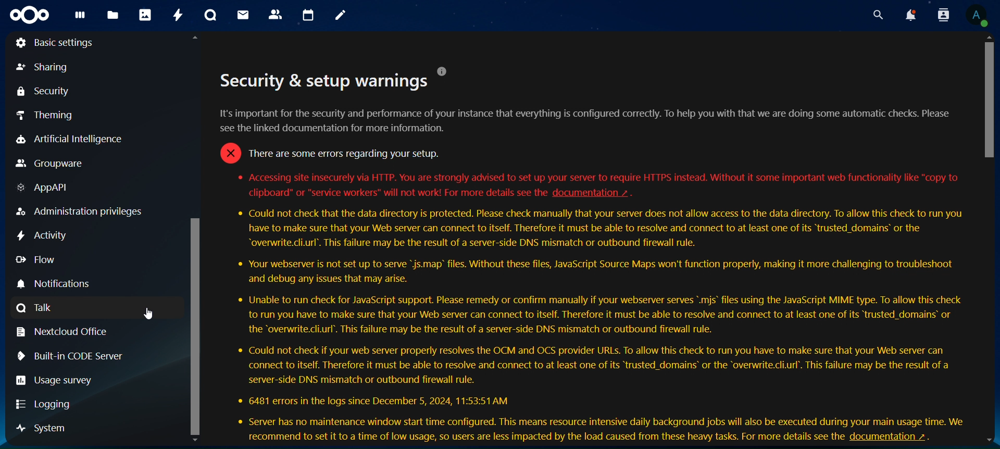 Image resolution: width=1000 pixels, height=449 pixels. What do you see at coordinates (179, 15) in the screenshot?
I see `activity` at bounding box center [179, 15].